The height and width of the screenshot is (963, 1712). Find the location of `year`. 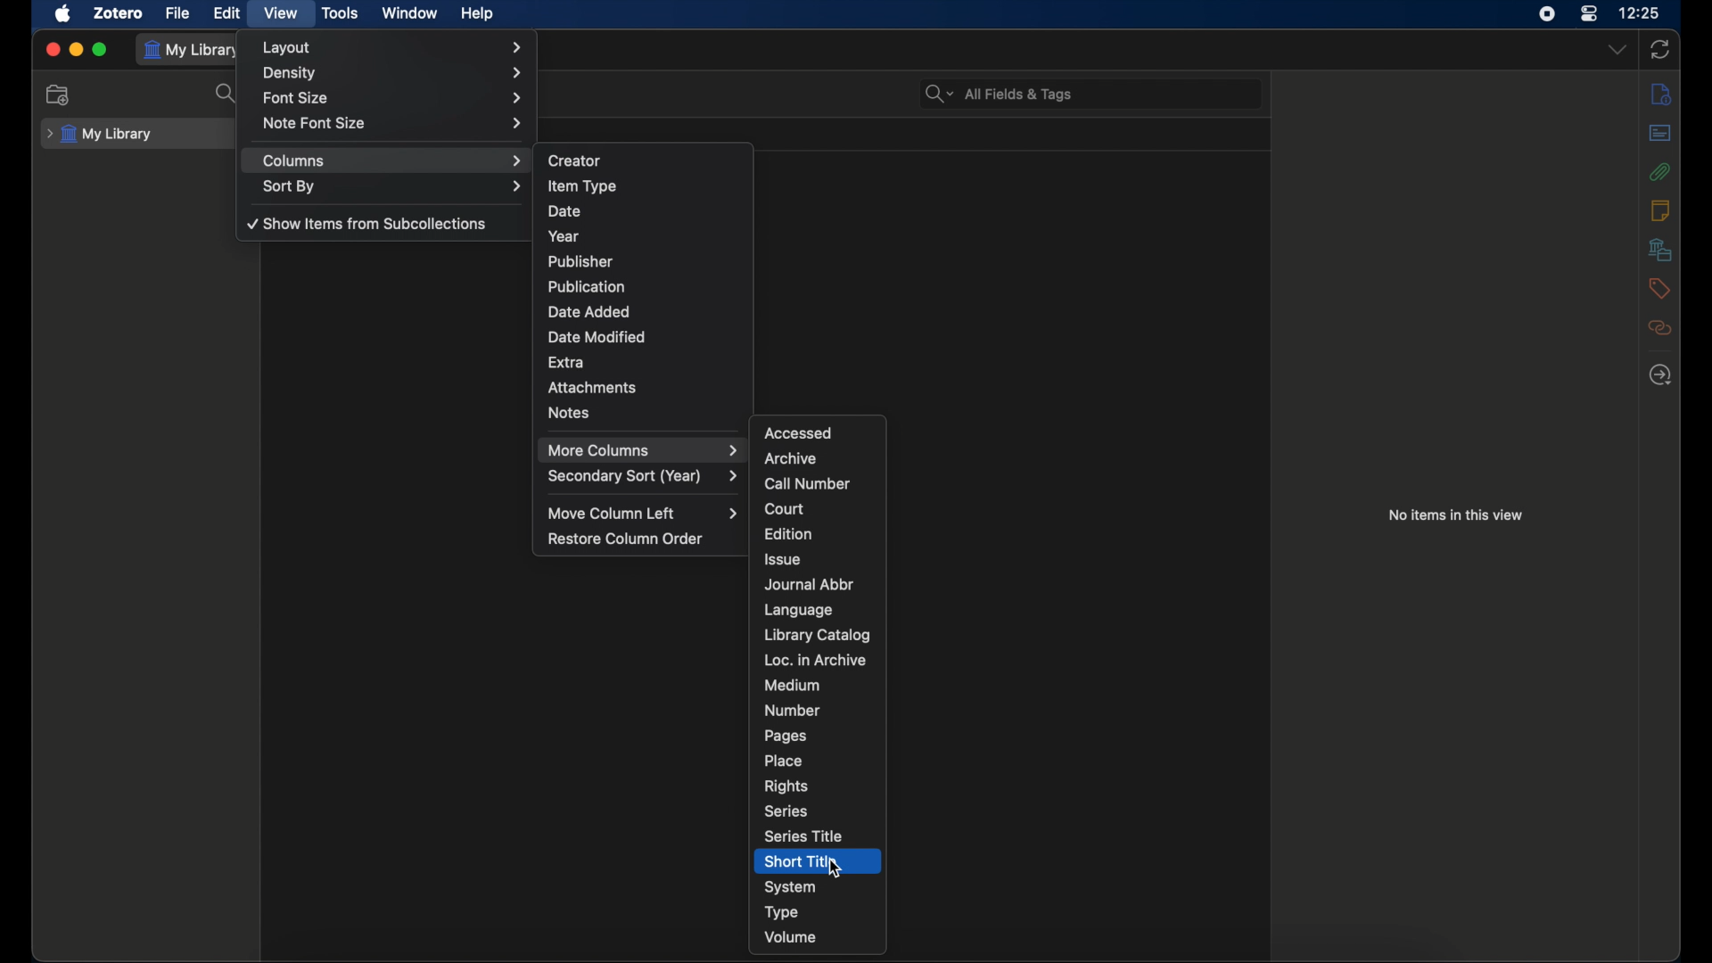

year is located at coordinates (565, 236).